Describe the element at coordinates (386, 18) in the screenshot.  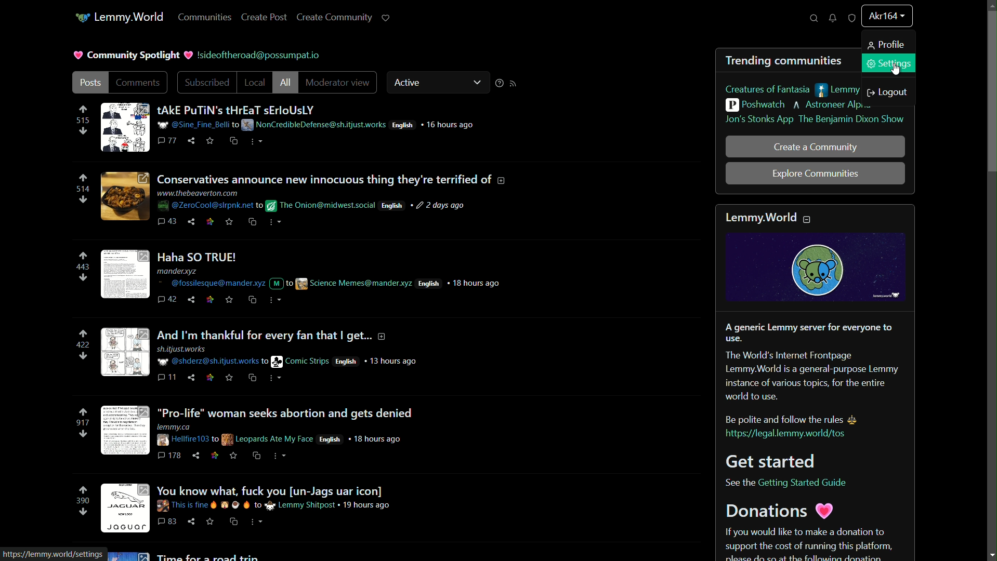
I see `support lemmy` at that location.